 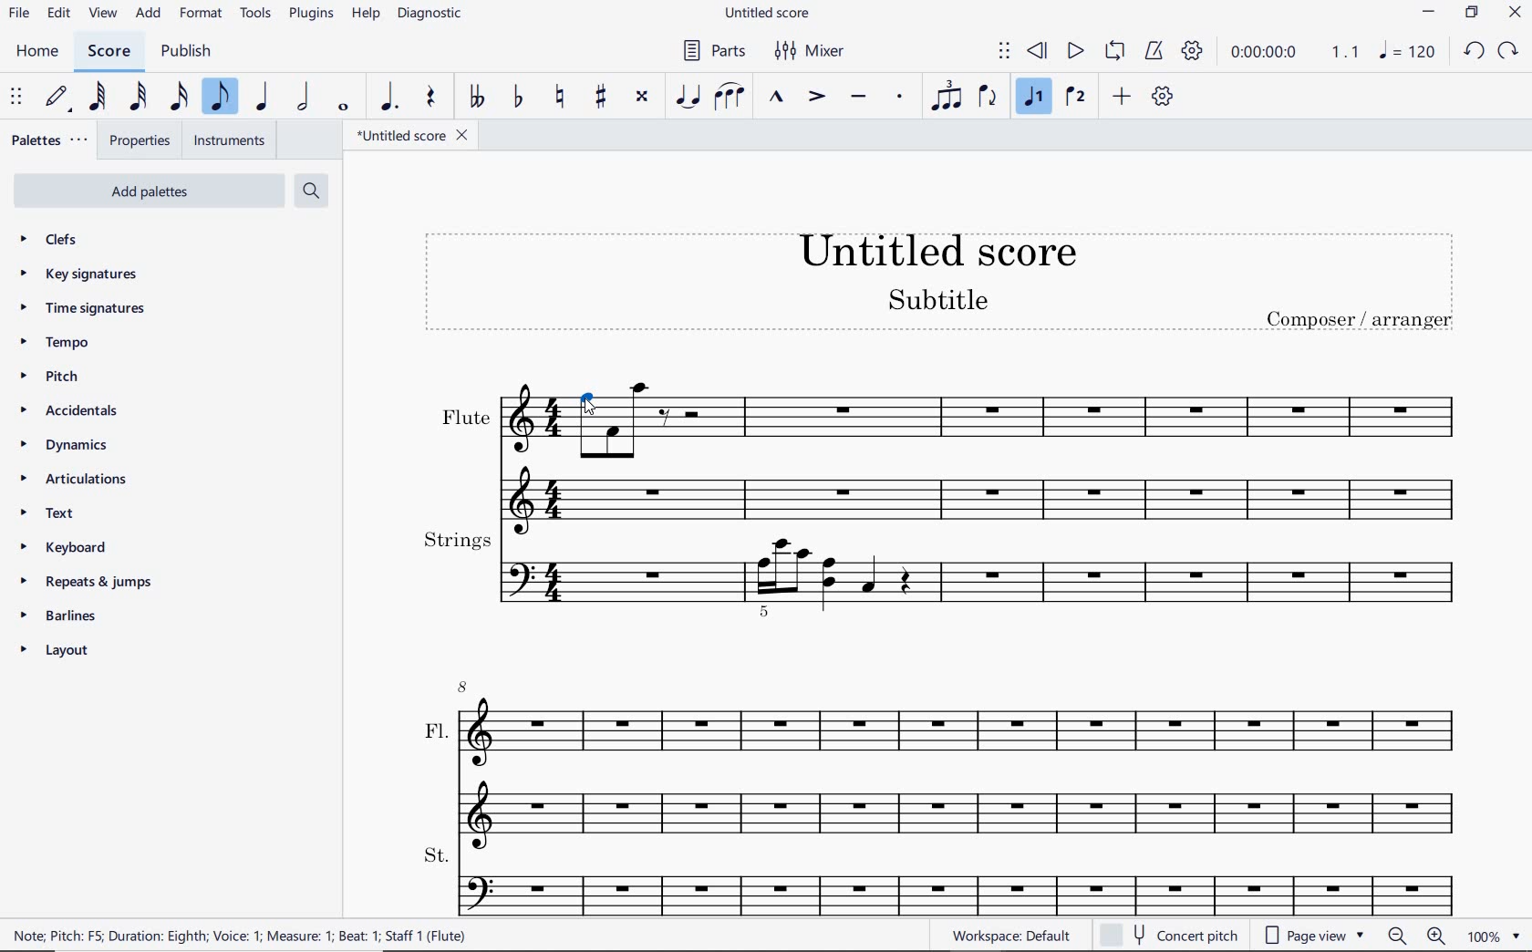 What do you see at coordinates (344, 108) in the screenshot?
I see `WHOLE NOTE` at bounding box center [344, 108].